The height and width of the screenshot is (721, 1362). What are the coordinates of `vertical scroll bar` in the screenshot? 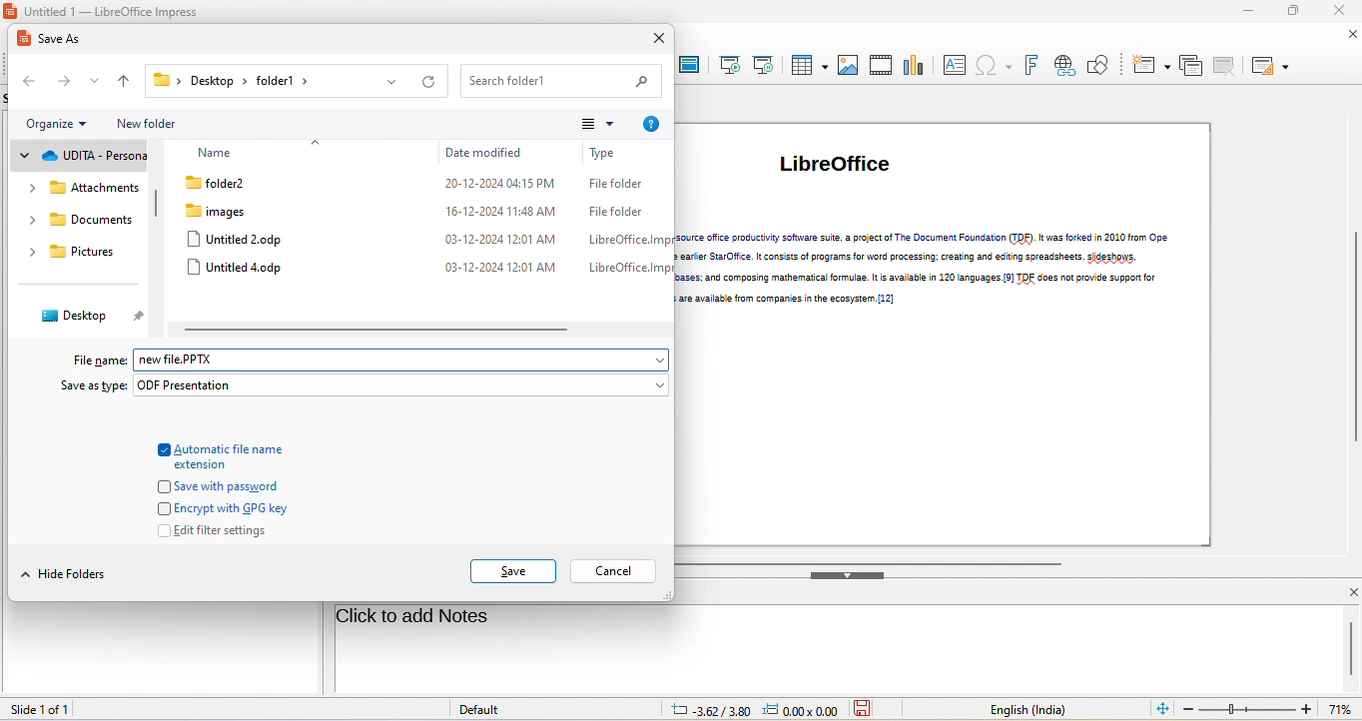 It's located at (1353, 337).